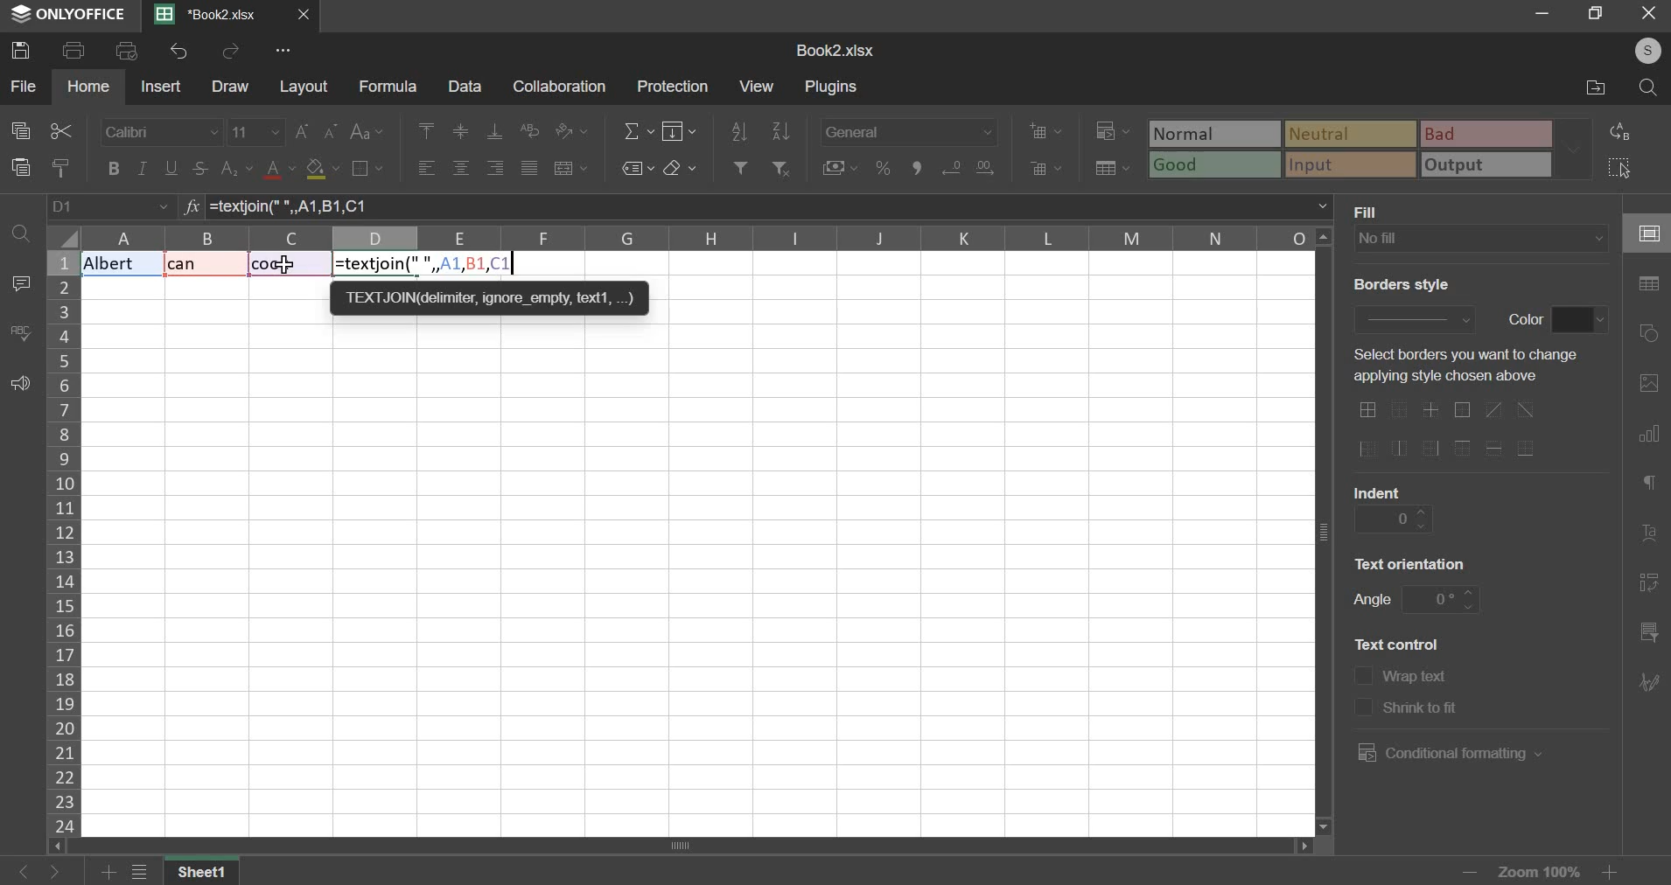  Describe the element at coordinates (1045, 130) in the screenshot. I see `add cells` at that location.